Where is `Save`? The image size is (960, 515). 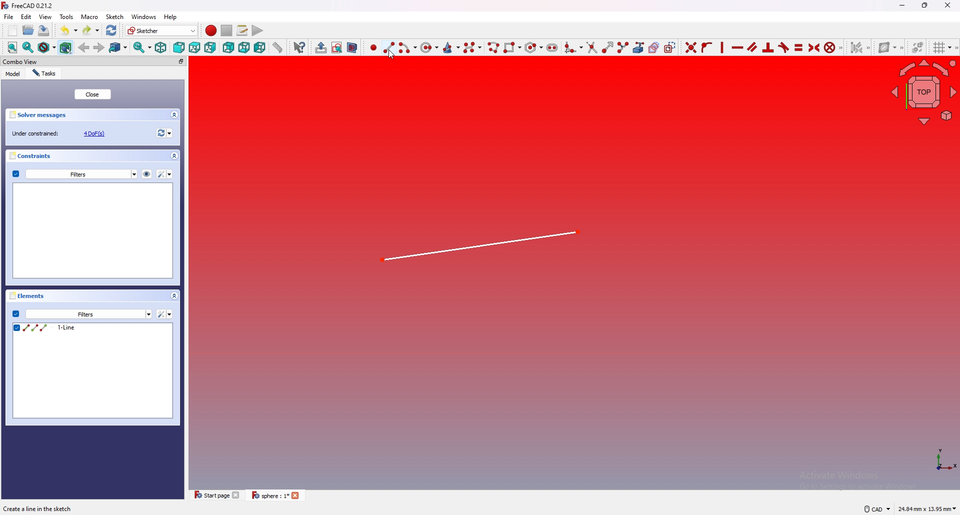 Save is located at coordinates (43, 30).